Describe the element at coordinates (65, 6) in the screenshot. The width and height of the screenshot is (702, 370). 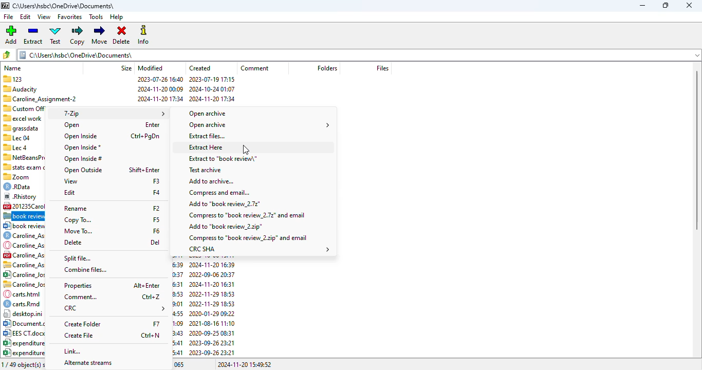
I see `folder` at that location.